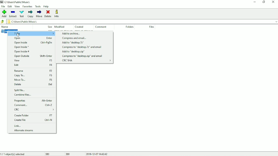  Describe the element at coordinates (13, 154) in the screenshot. I see `1/1 object(s) selected` at that location.